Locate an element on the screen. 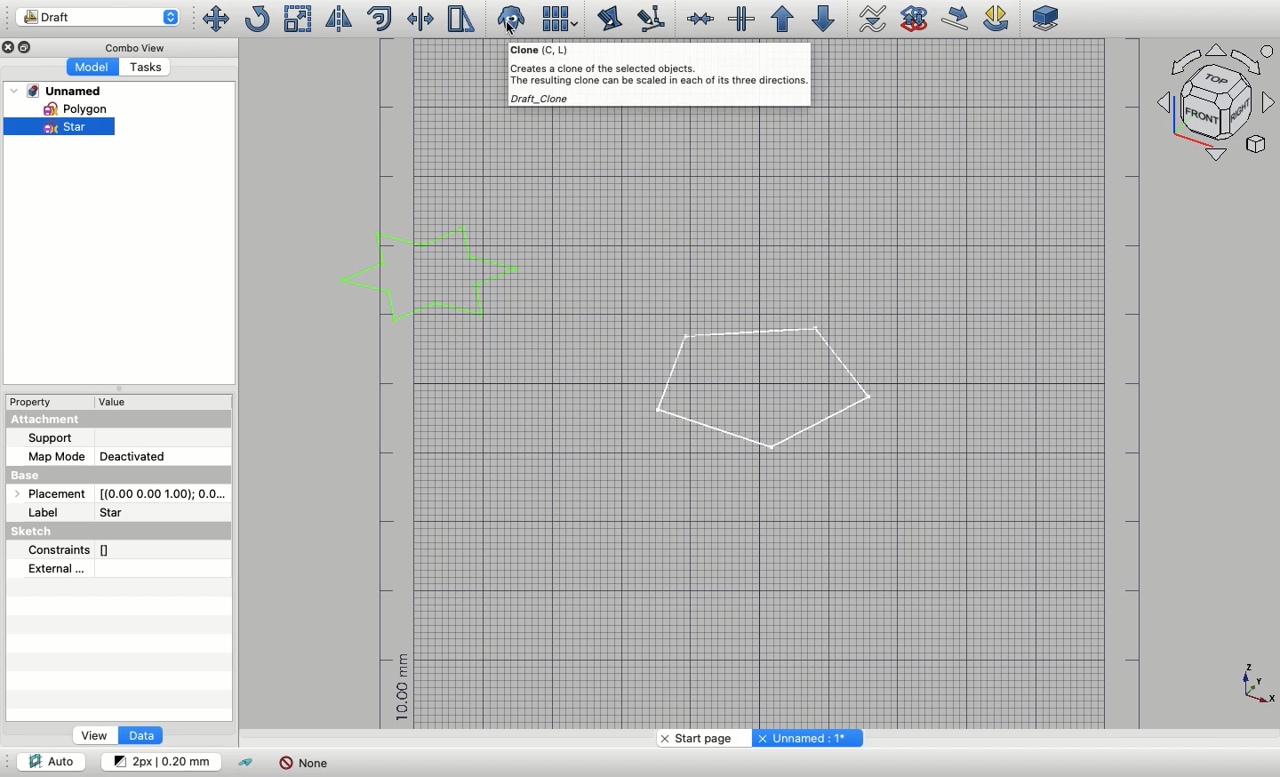 The width and height of the screenshot is (1280, 777). Mirror is located at coordinates (337, 19).